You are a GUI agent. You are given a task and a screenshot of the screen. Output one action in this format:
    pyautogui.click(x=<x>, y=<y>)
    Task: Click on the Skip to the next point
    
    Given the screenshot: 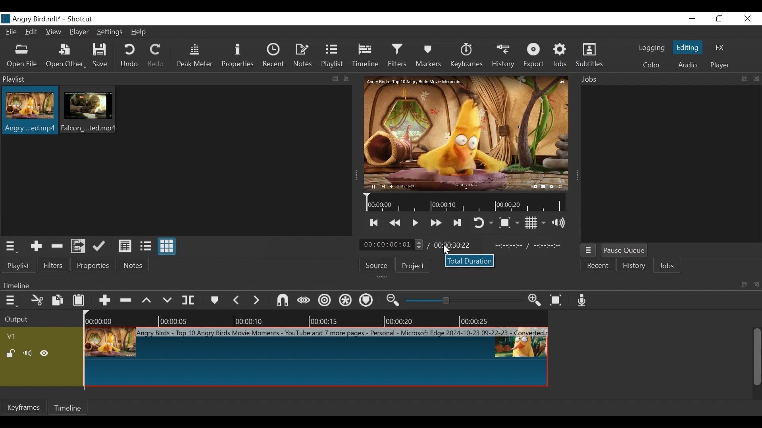 What is the action you would take?
    pyautogui.click(x=374, y=223)
    